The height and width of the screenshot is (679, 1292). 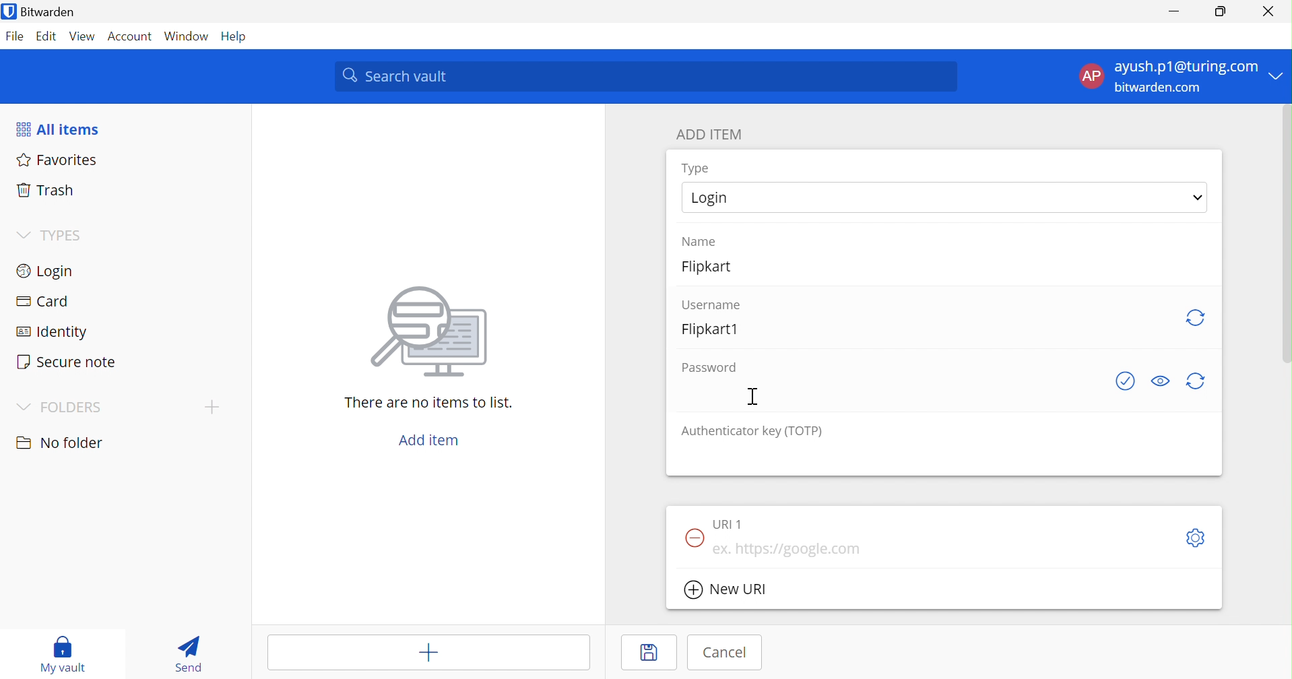 I want to click on Close, so click(x=1269, y=11).